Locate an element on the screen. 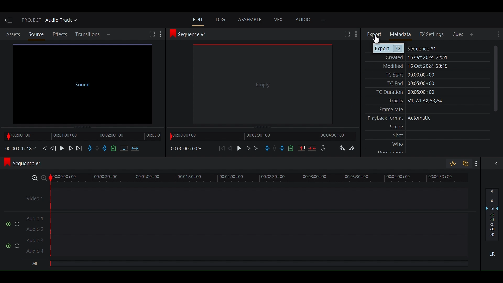 The height and width of the screenshot is (283, 503). Play is located at coordinates (239, 148).